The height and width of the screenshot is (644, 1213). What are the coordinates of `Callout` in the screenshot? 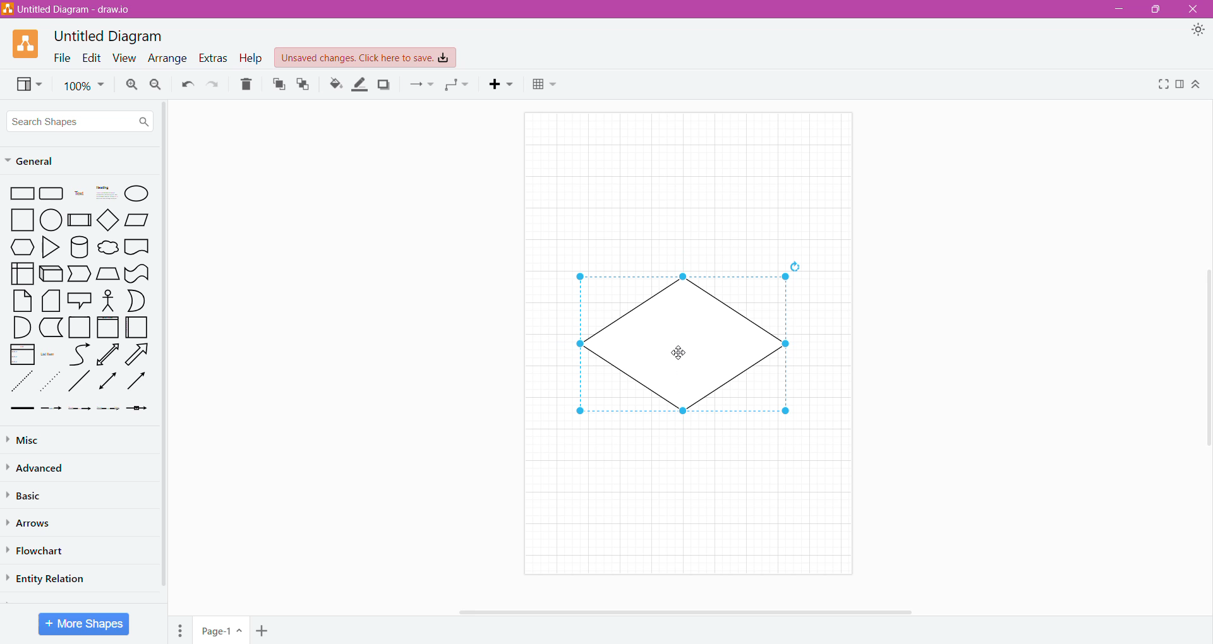 It's located at (78, 302).